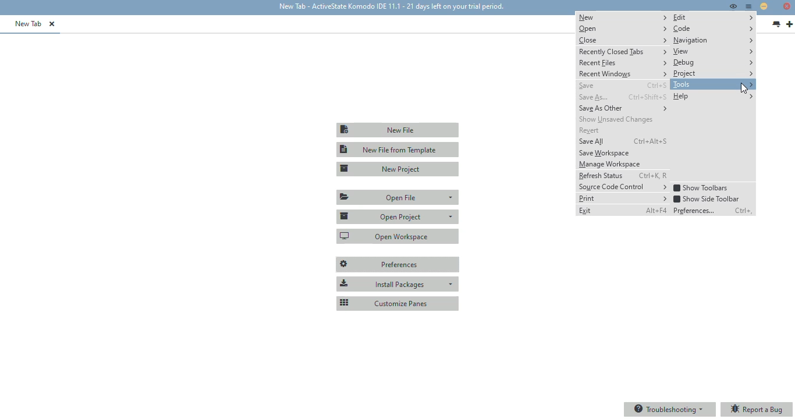 The width and height of the screenshot is (795, 419). Describe the element at coordinates (776, 24) in the screenshot. I see `list all tabs` at that location.